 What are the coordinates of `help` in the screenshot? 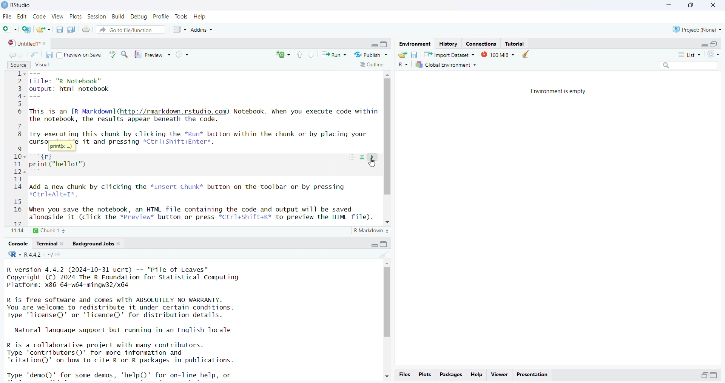 It's located at (201, 17).